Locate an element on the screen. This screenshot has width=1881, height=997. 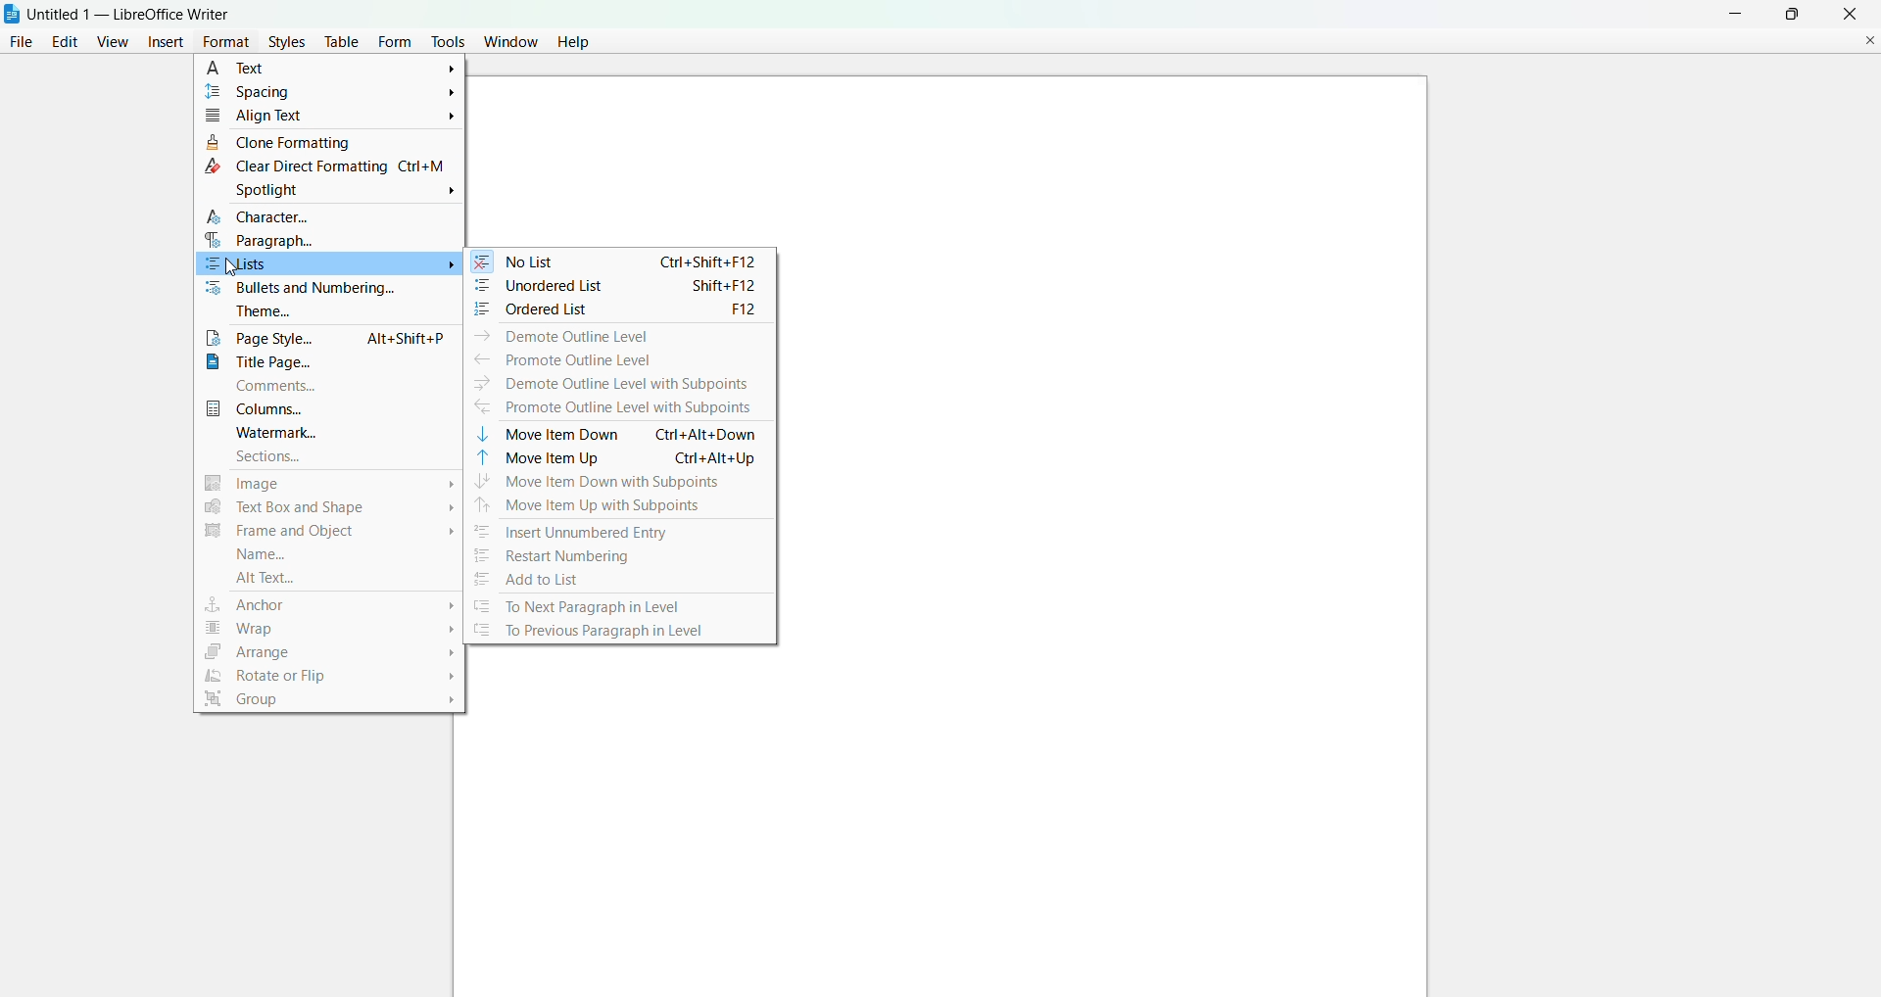
anchor is located at coordinates (325, 608).